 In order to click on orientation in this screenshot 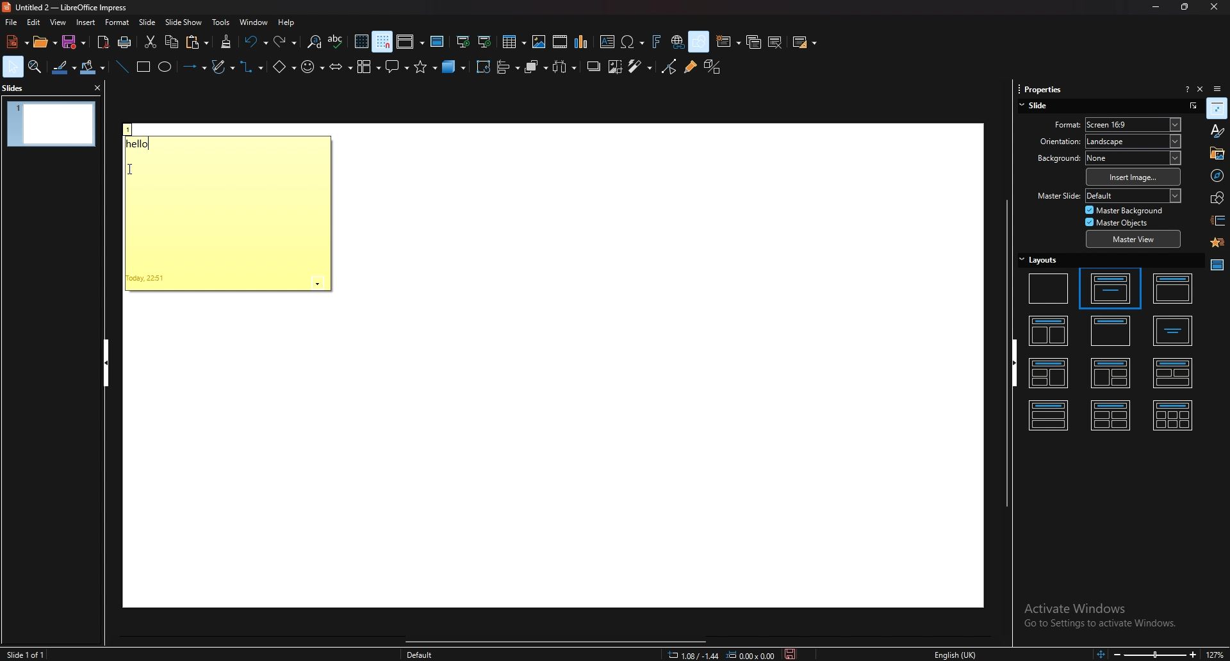, I will do `click(1051, 141)`.